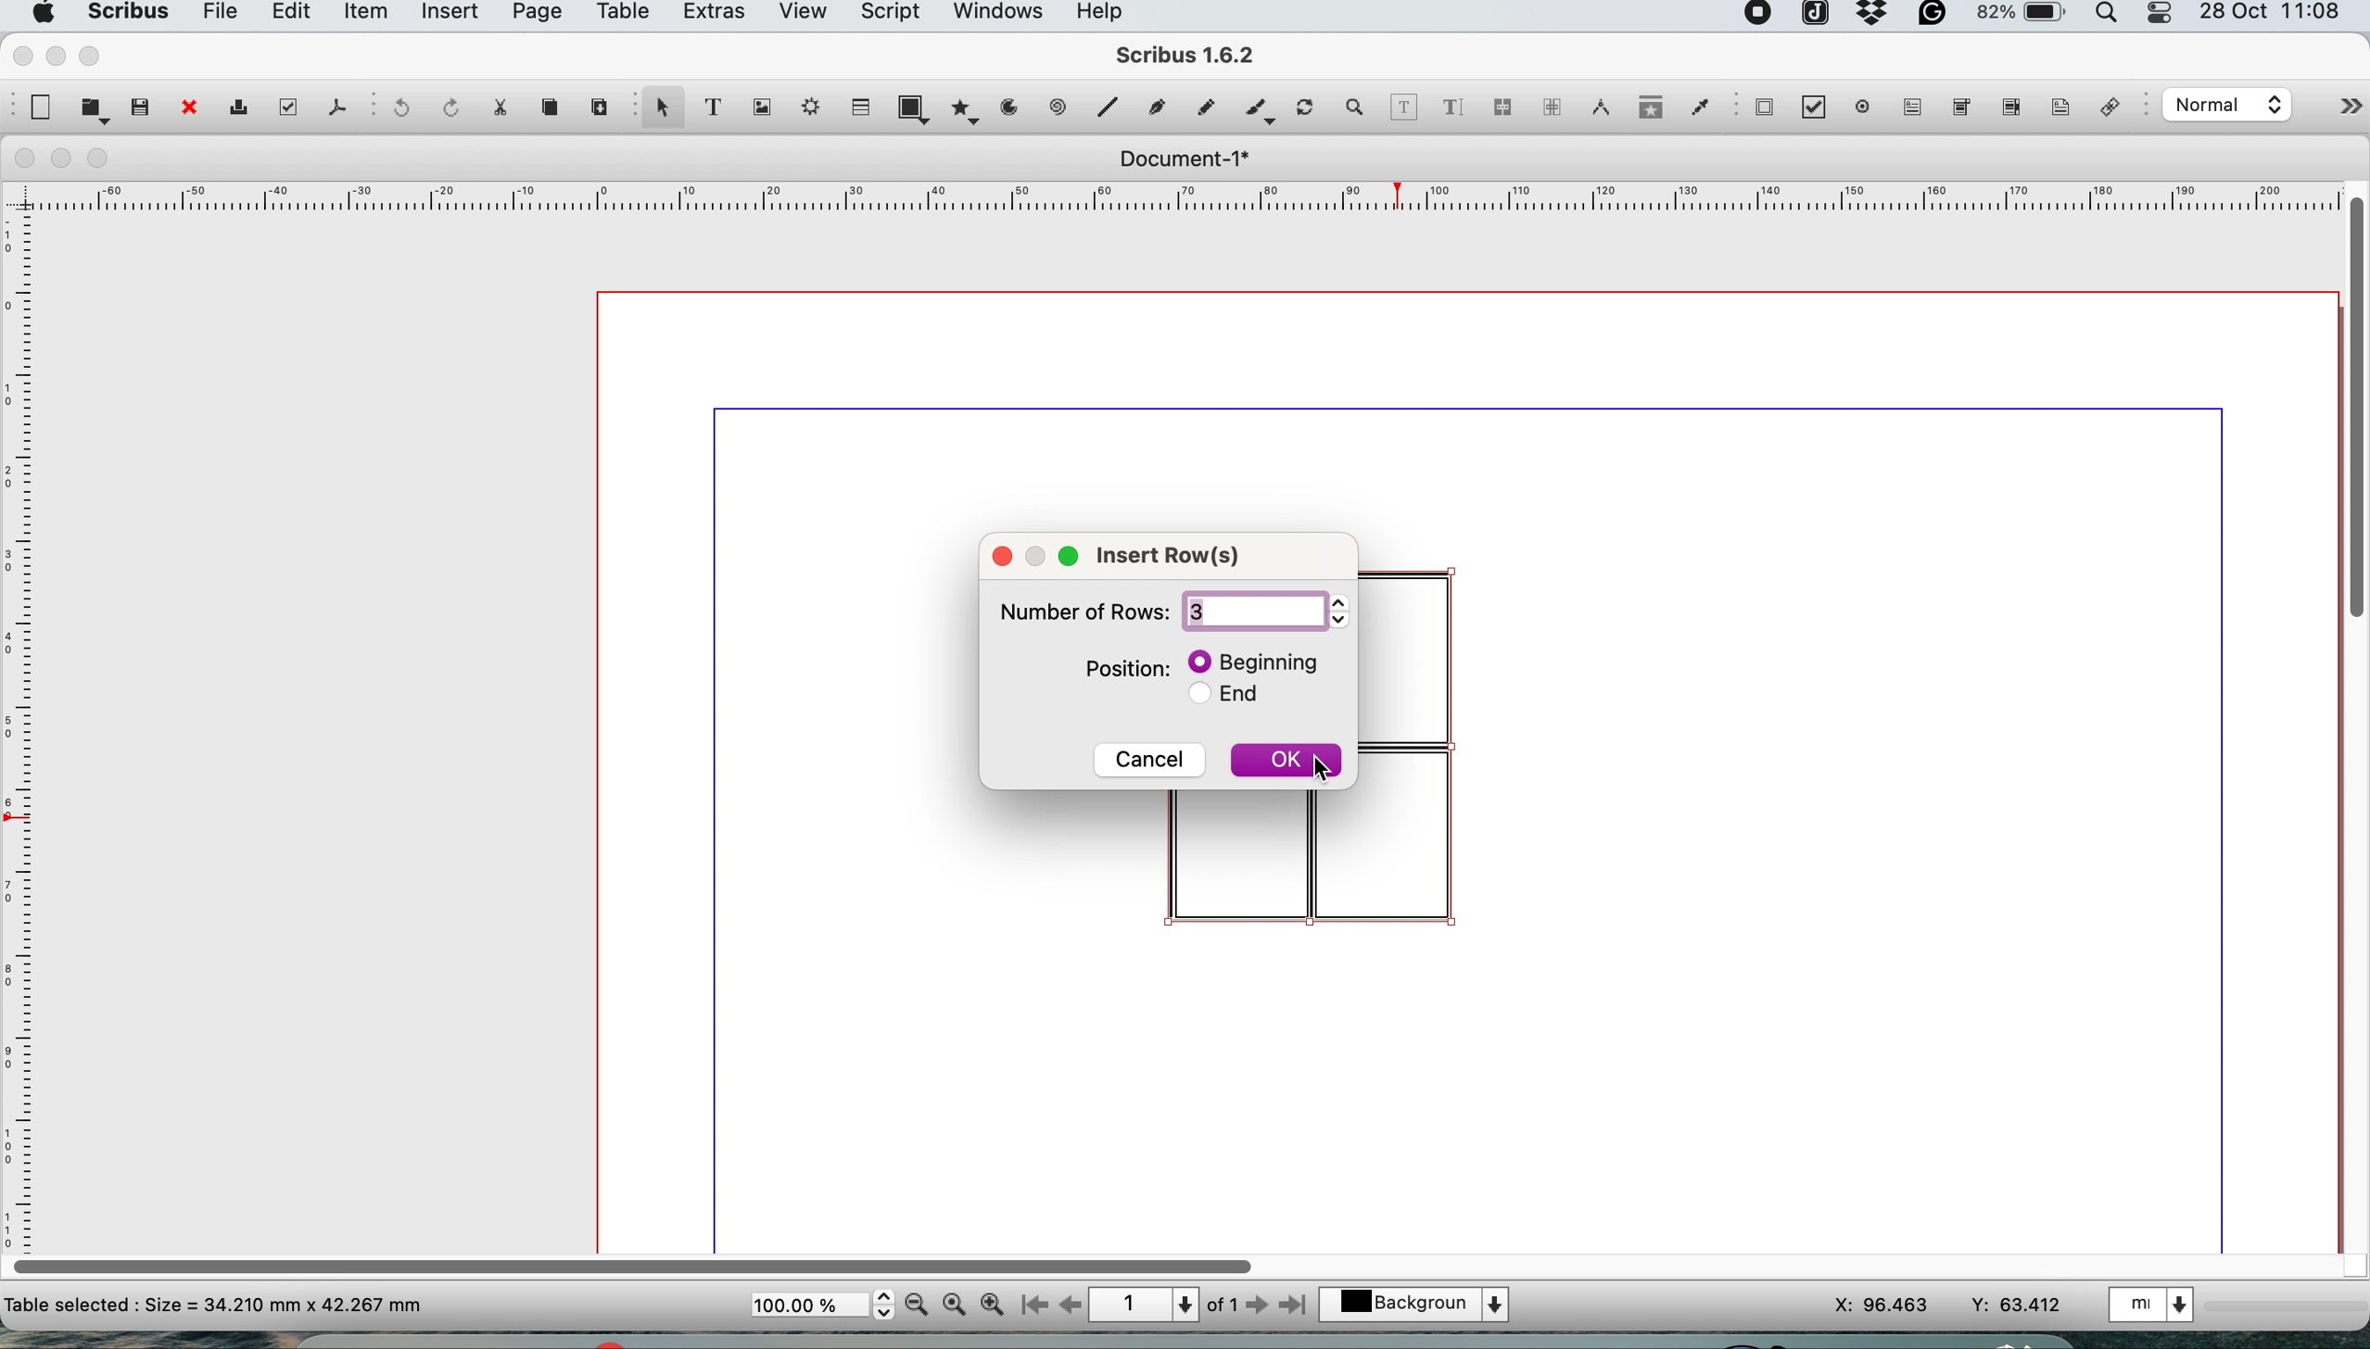  Describe the element at coordinates (1645, 112) in the screenshot. I see `copy item properties` at that location.